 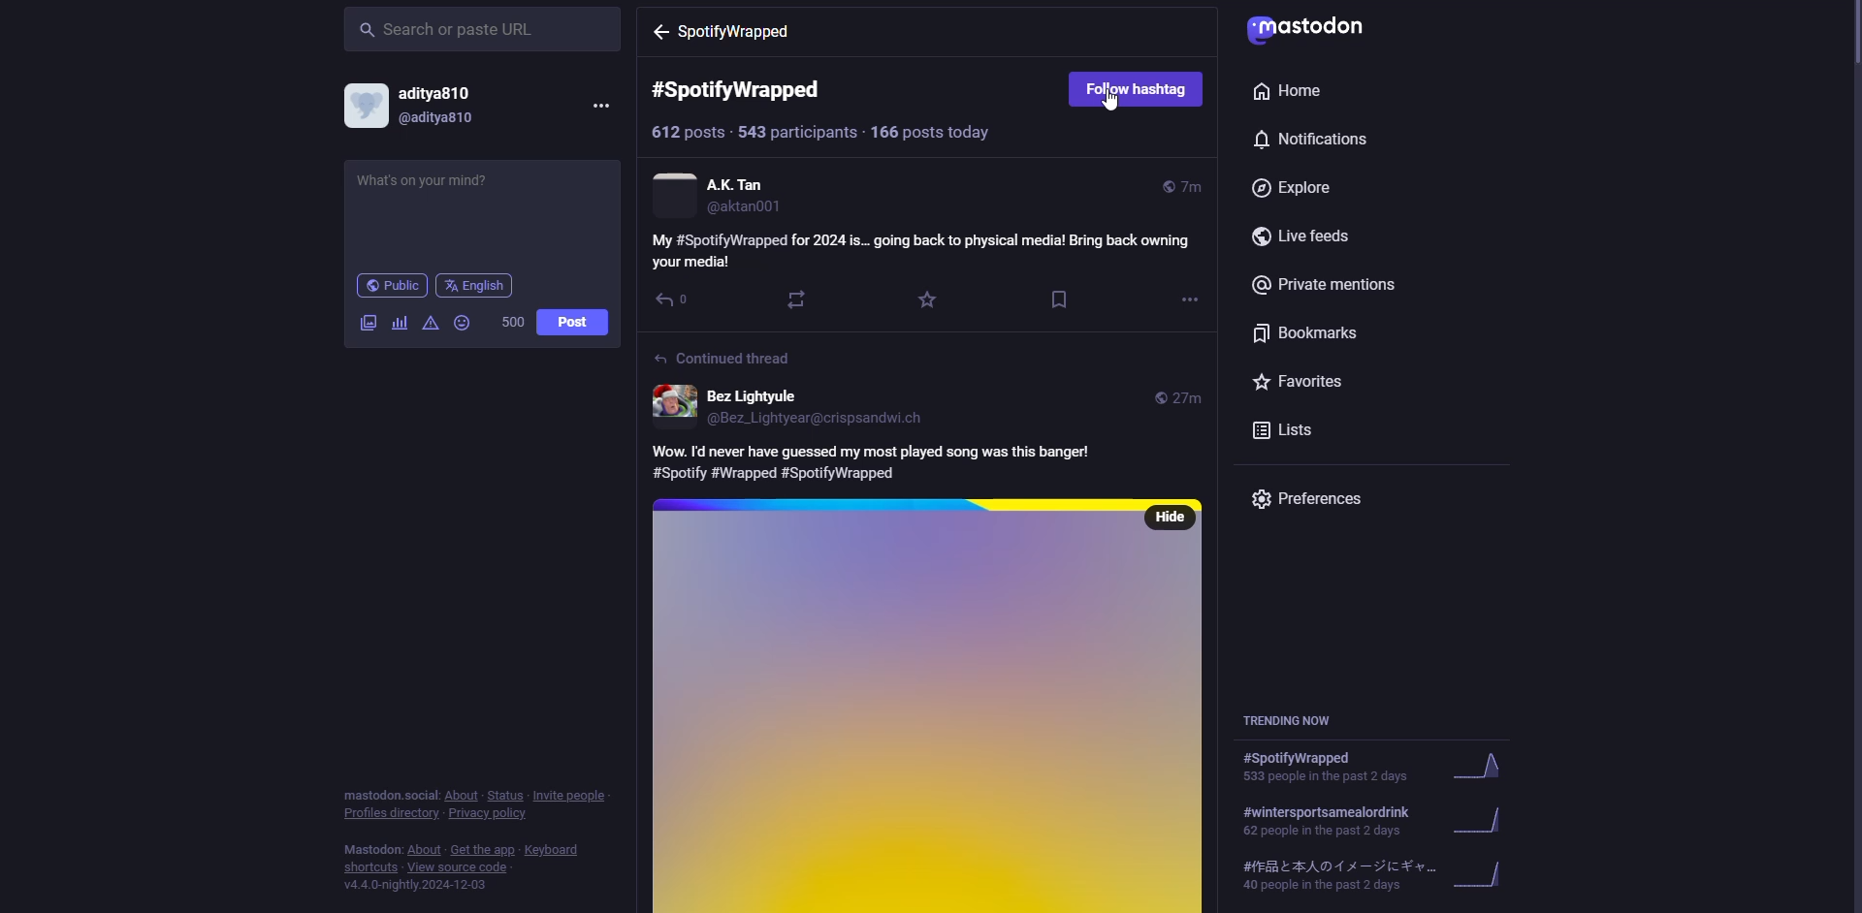 I want to click on private mentions, so click(x=1331, y=286).